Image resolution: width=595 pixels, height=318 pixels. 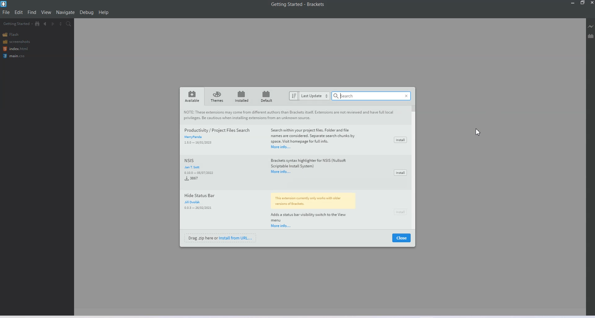 I want to click on Debug, so click(x=86, y=12).